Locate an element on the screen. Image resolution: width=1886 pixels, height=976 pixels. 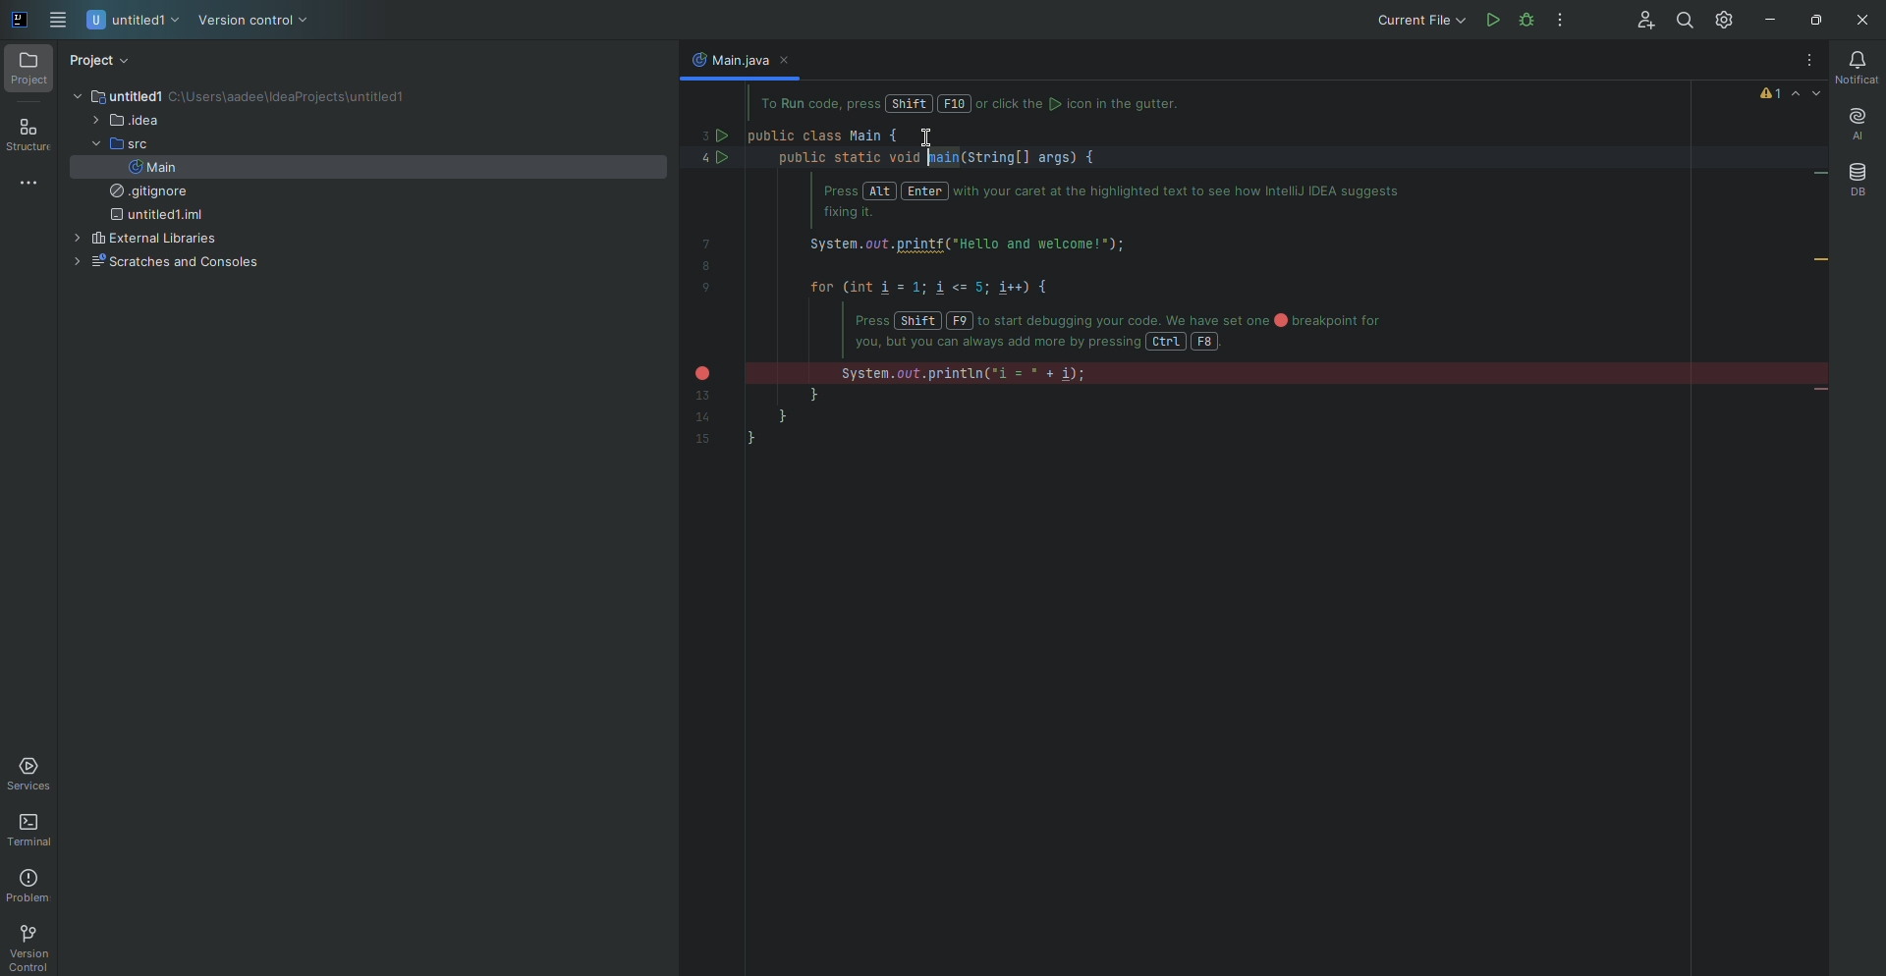
path is located at coordinates (293, 98).